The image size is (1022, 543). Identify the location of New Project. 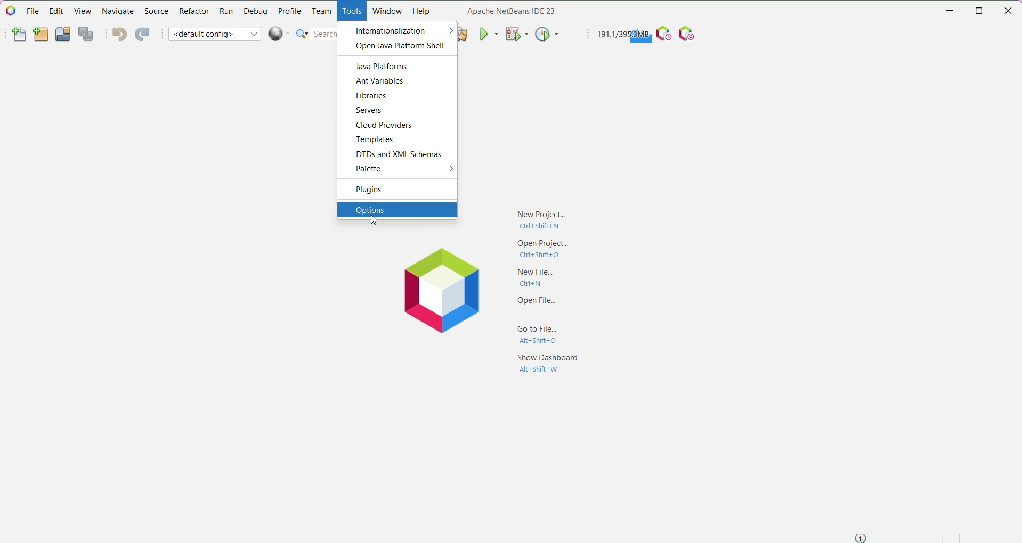
(541, 218).